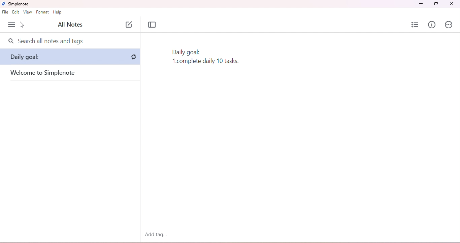  Describe the element at coordinates (155, 234) in the screenshot. I see `add tag` at that location.